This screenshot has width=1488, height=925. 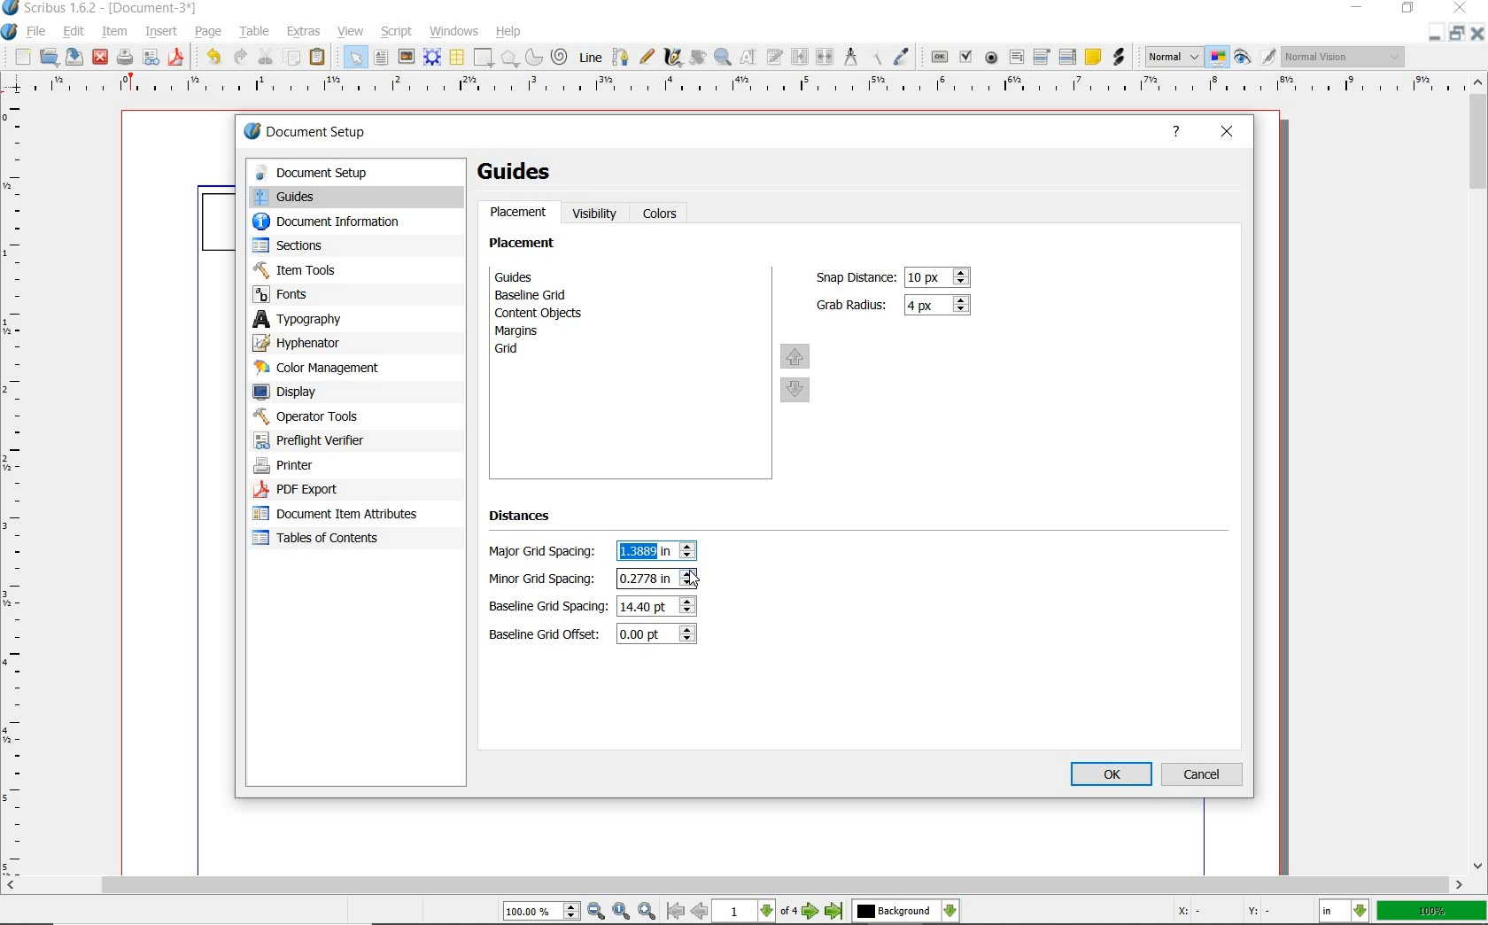 I want to click on pdf radio button, so click(x=993, y=58).